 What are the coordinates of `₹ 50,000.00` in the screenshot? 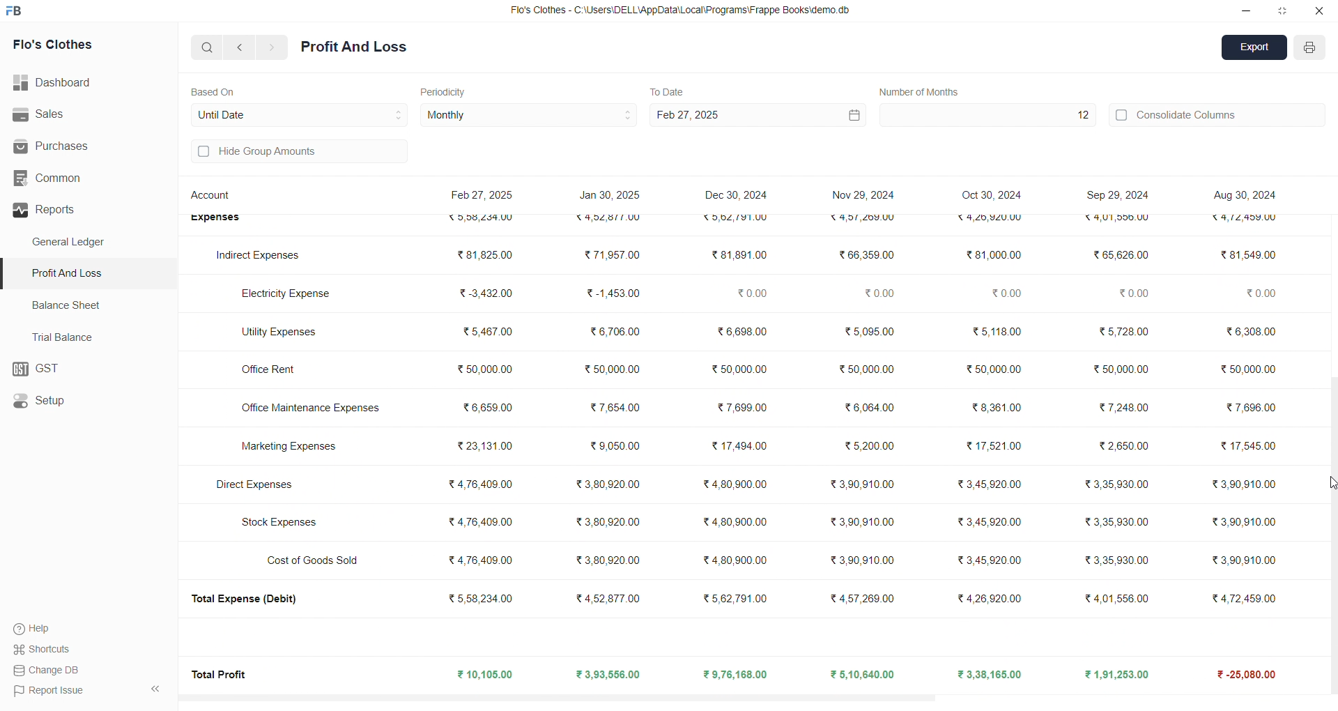 It's located at (1121, 367).